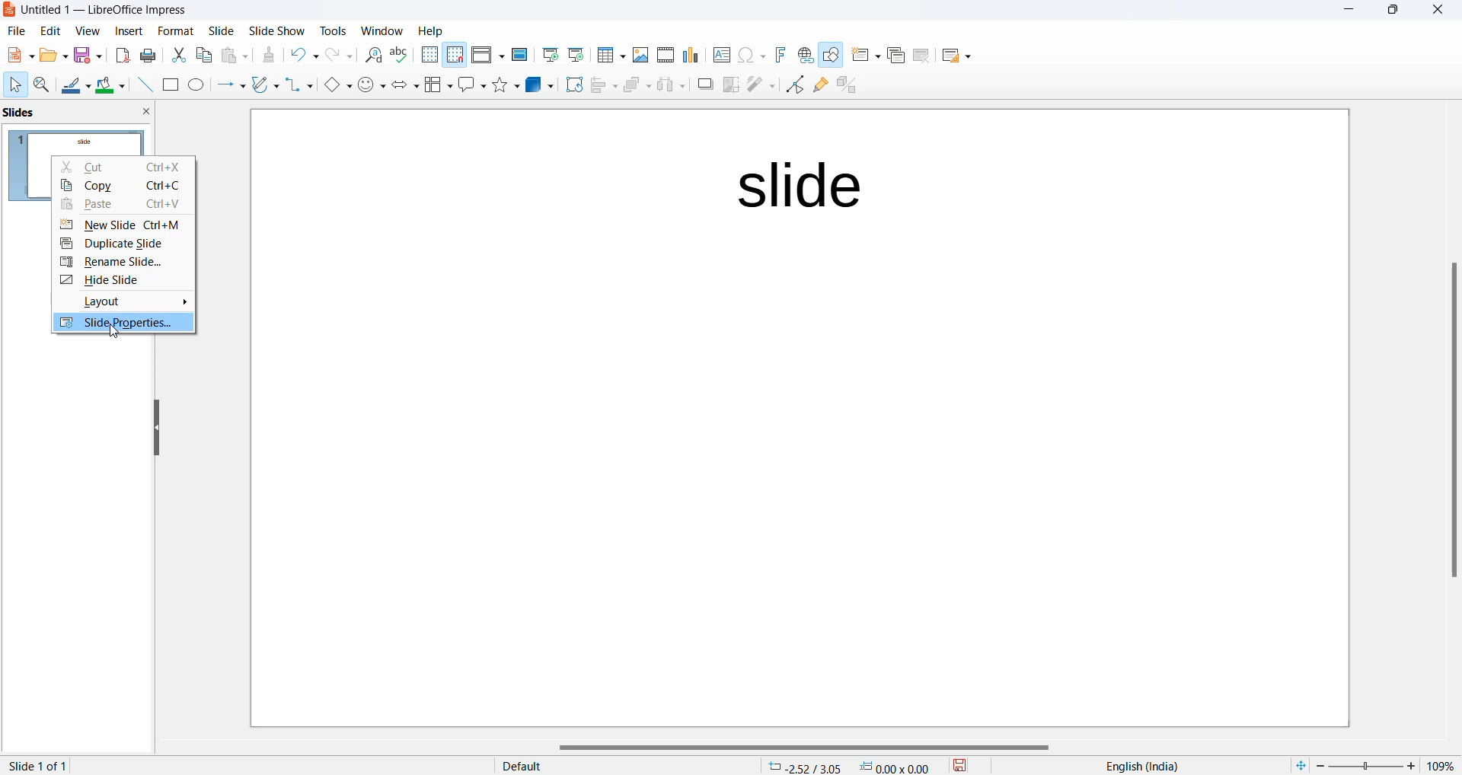 The image size is (1462, 775). What do you see at coordinates (575, 54) in the screenshot?
I see `start from current slide` at bounding box center [575, 54].